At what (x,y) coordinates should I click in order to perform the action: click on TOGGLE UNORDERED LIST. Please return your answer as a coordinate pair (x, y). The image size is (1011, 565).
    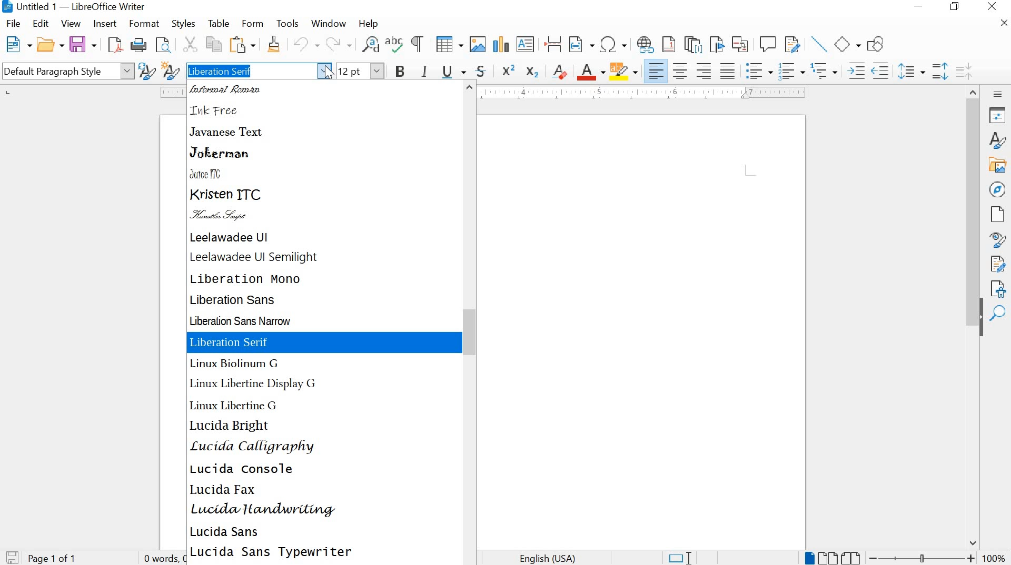
    Looking at the image, I should click on (760, 70).